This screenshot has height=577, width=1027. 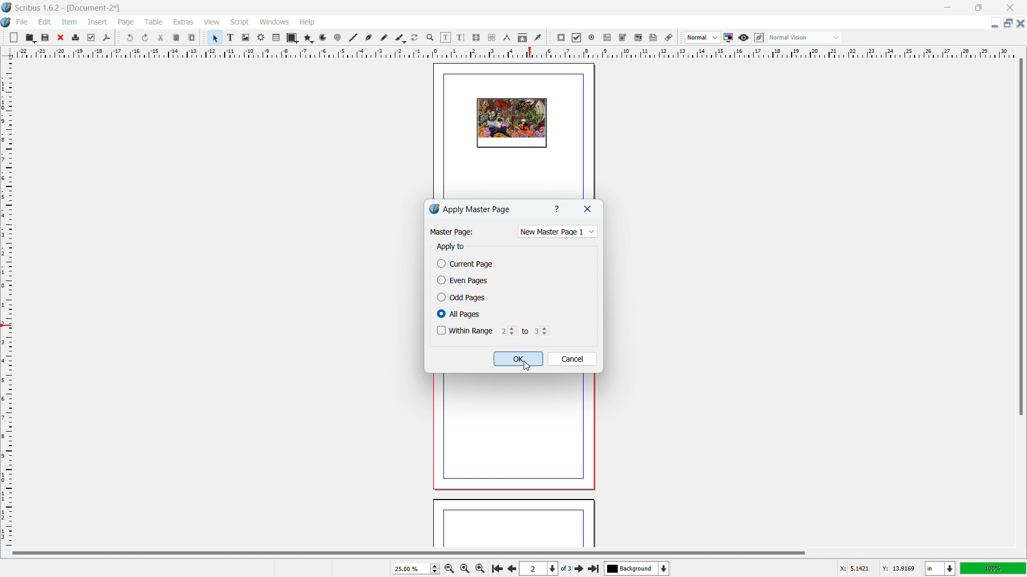 I want to click on preflight checkbox, so click(x=91, y=37).